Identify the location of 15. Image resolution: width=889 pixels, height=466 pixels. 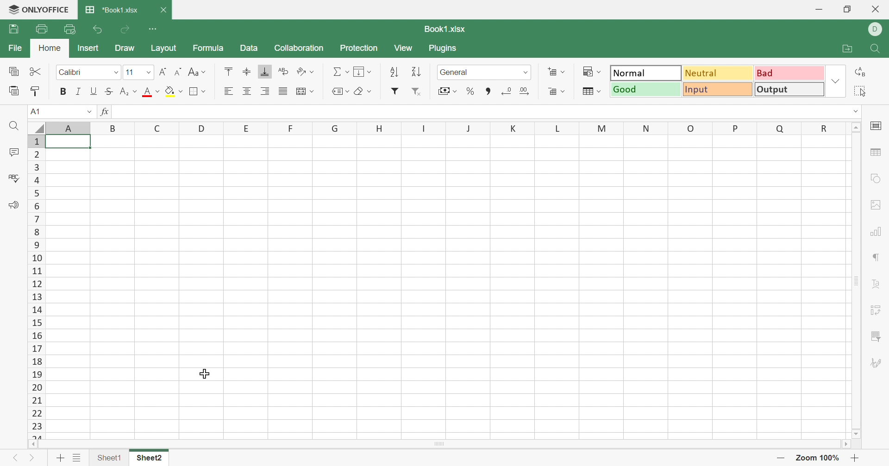
(37, 323).